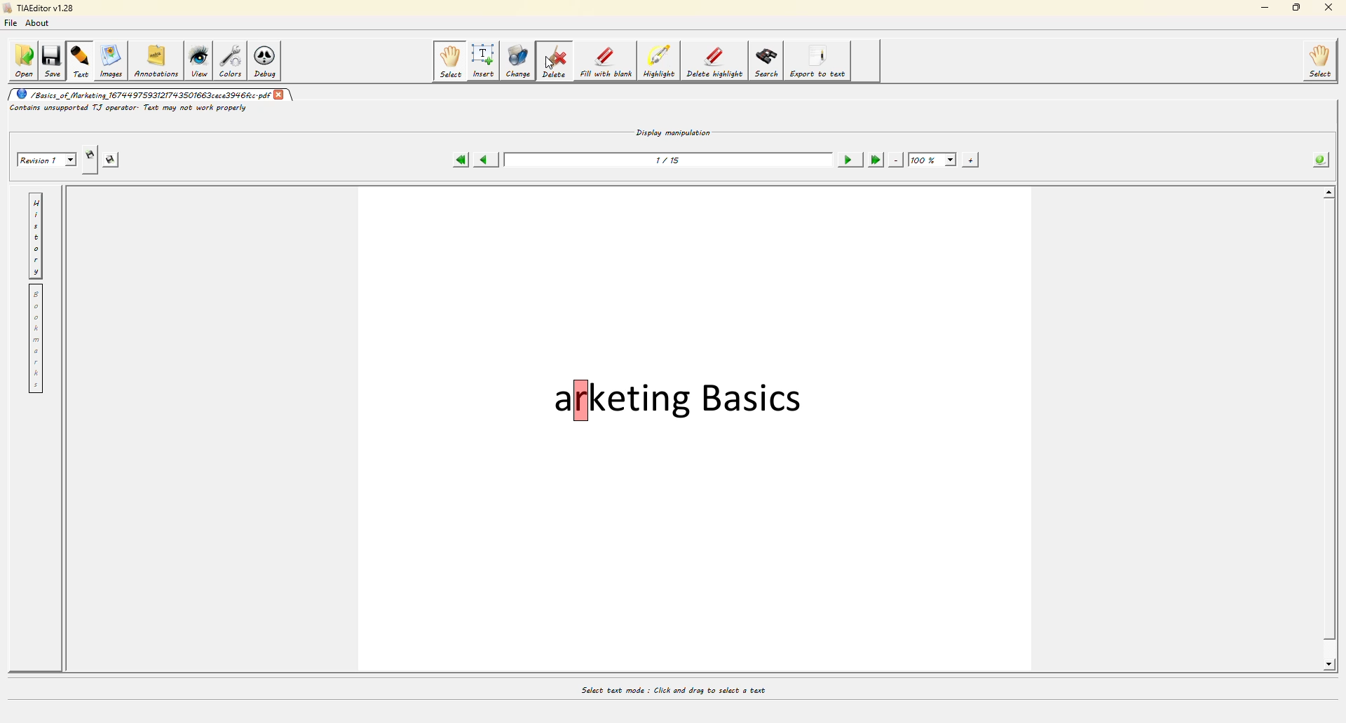 The image size is (1346, 723). Describe the element at coordinates (932, 157) in the screenshot. I see `100%` at that location.